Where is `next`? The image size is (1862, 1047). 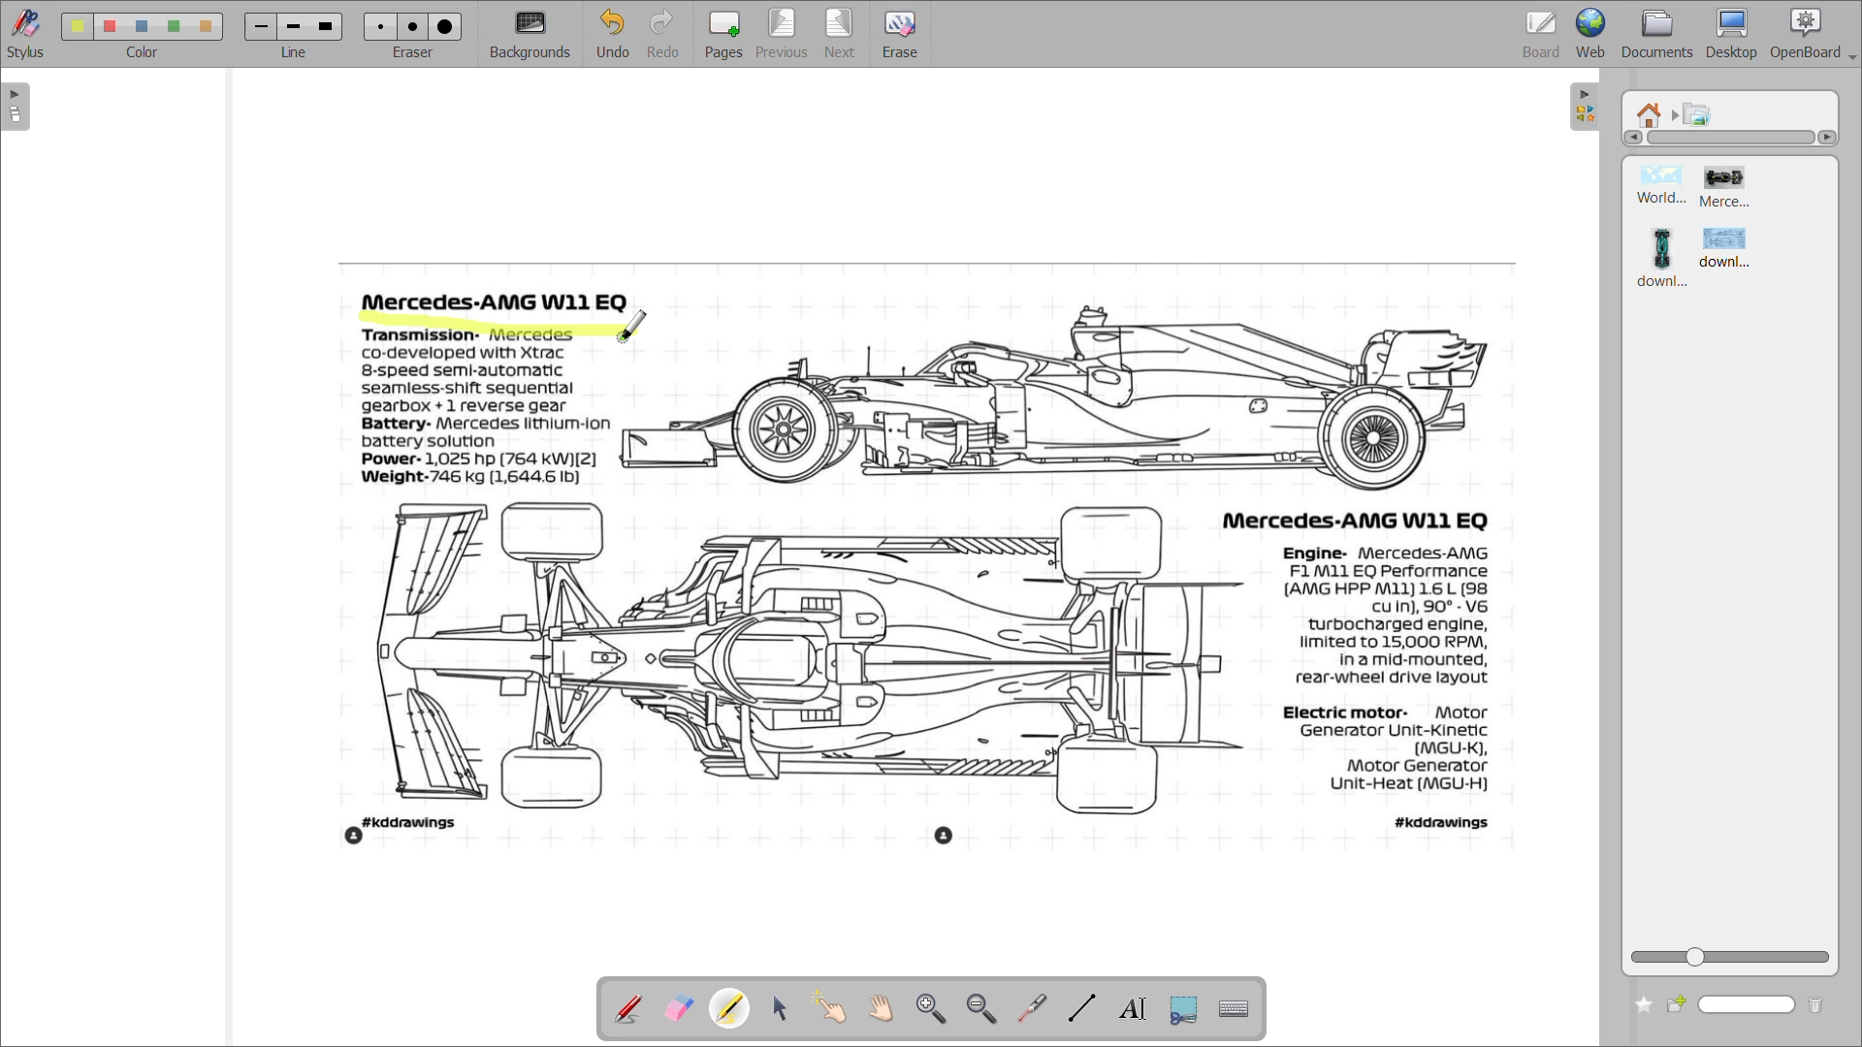
next is located at coordinates (842, 32).